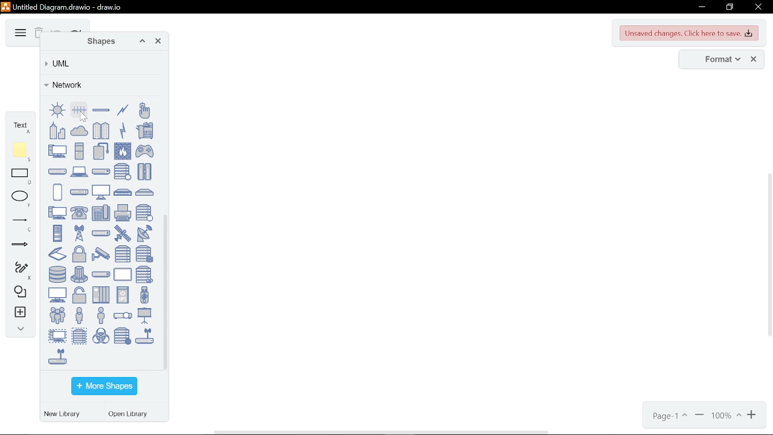  I want to click on virus, so click(101, 335).